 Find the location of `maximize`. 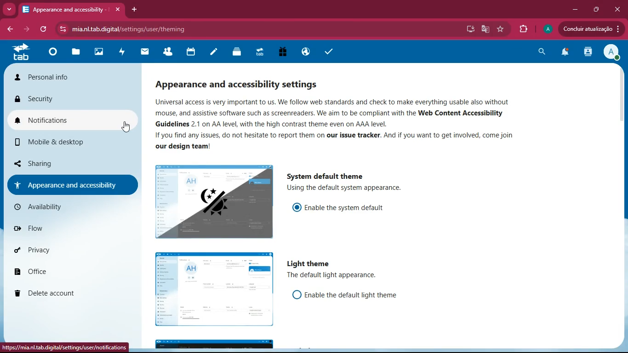

maximize is located at coordinates (596, 9).